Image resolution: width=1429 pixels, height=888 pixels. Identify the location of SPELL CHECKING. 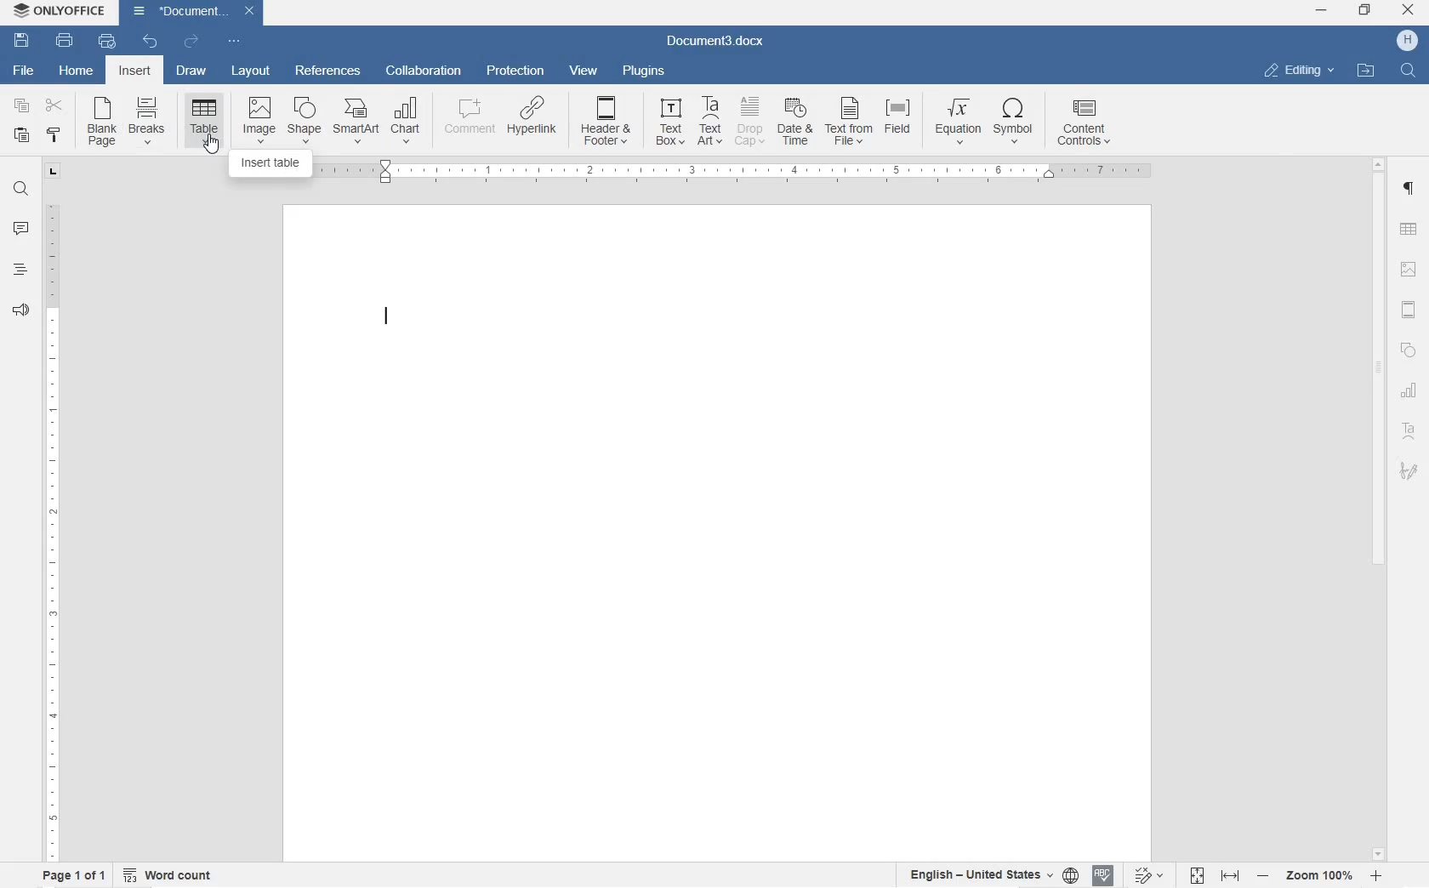
(1102, 876).